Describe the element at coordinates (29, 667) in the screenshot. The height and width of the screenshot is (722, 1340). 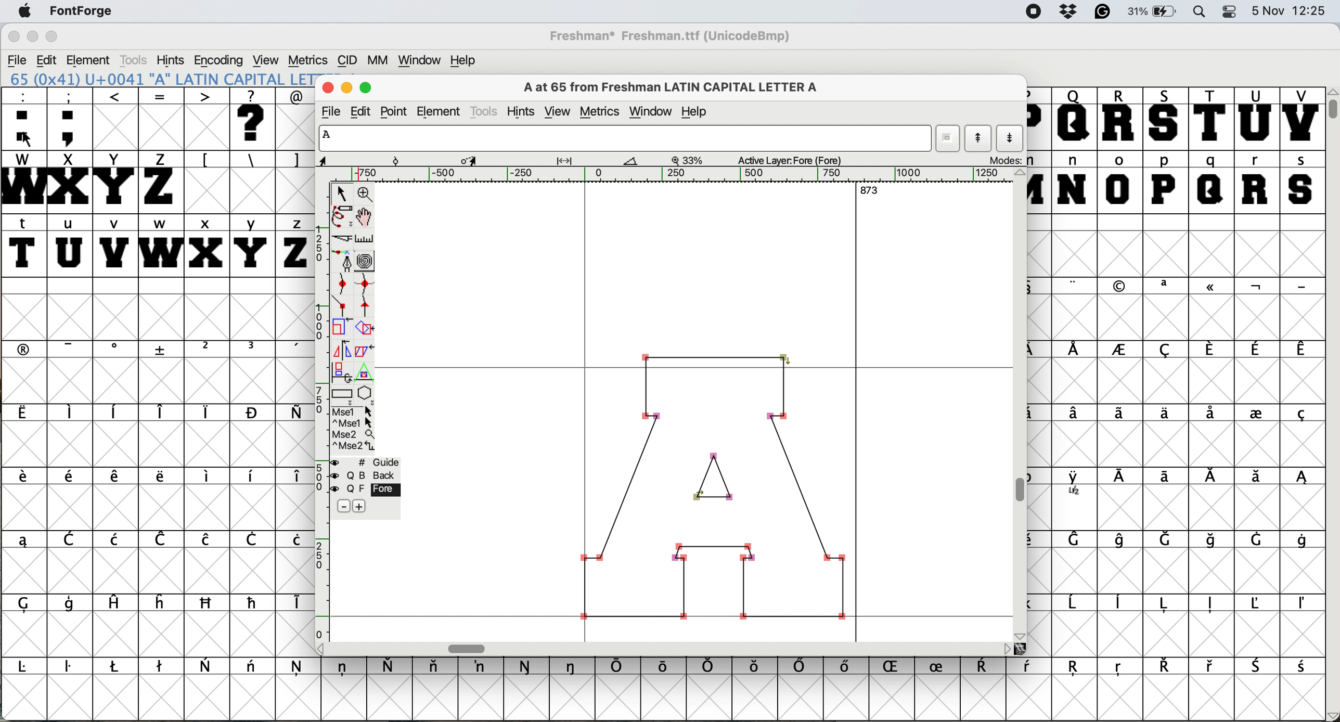
I see `symbol` at that location.